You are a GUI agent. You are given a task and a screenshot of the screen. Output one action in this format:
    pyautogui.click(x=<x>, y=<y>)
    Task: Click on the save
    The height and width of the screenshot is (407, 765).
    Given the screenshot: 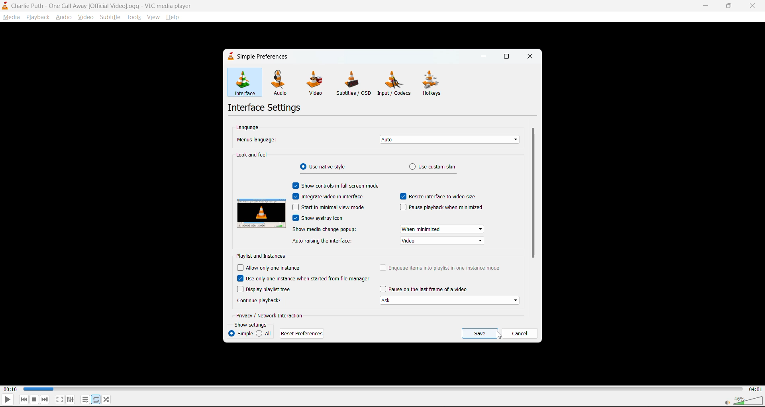 What is the action you would take?
    pyautogui.click(x=481, y=332)
    